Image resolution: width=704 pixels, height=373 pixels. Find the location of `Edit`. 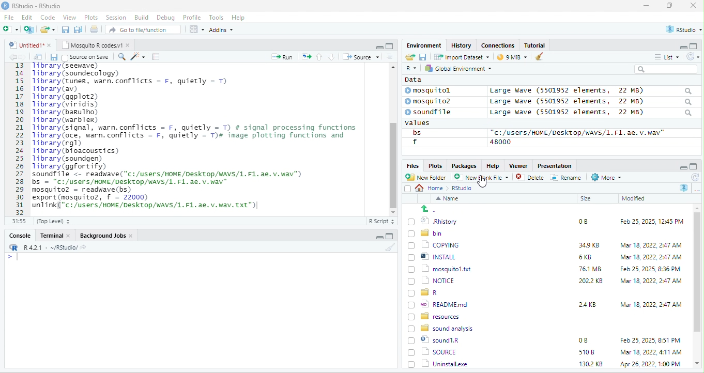

Edit is located at coordinates (28, 17).